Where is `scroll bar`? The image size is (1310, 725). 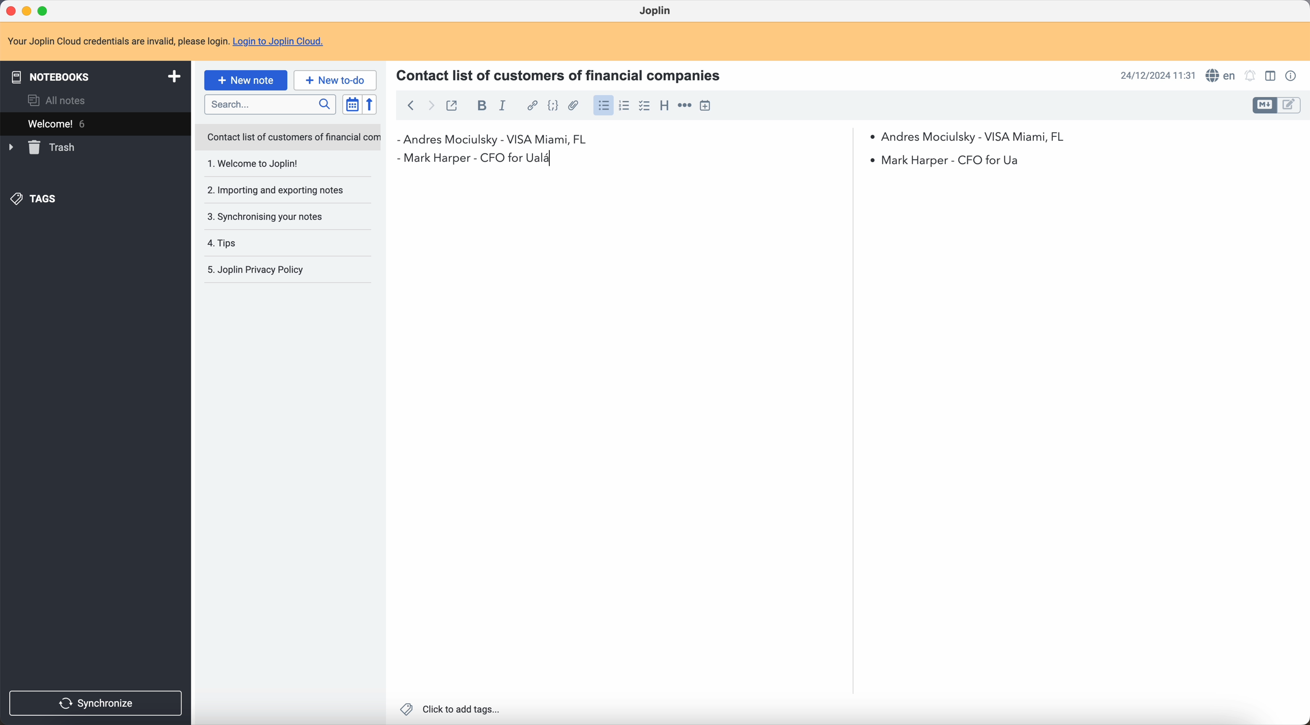 scroll bar is located at coordinates (848, 226).